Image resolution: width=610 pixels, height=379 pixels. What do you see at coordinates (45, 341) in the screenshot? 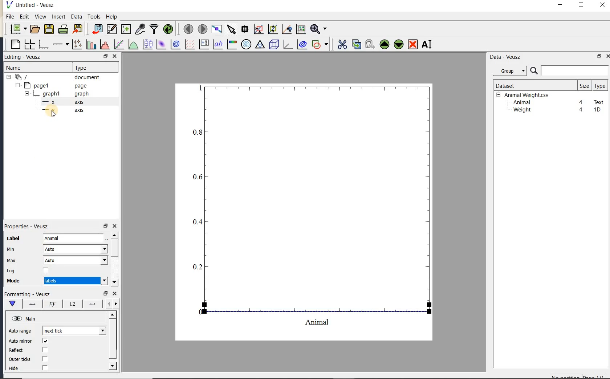
I see `check/uncheck` at bounding box center [45, 341].